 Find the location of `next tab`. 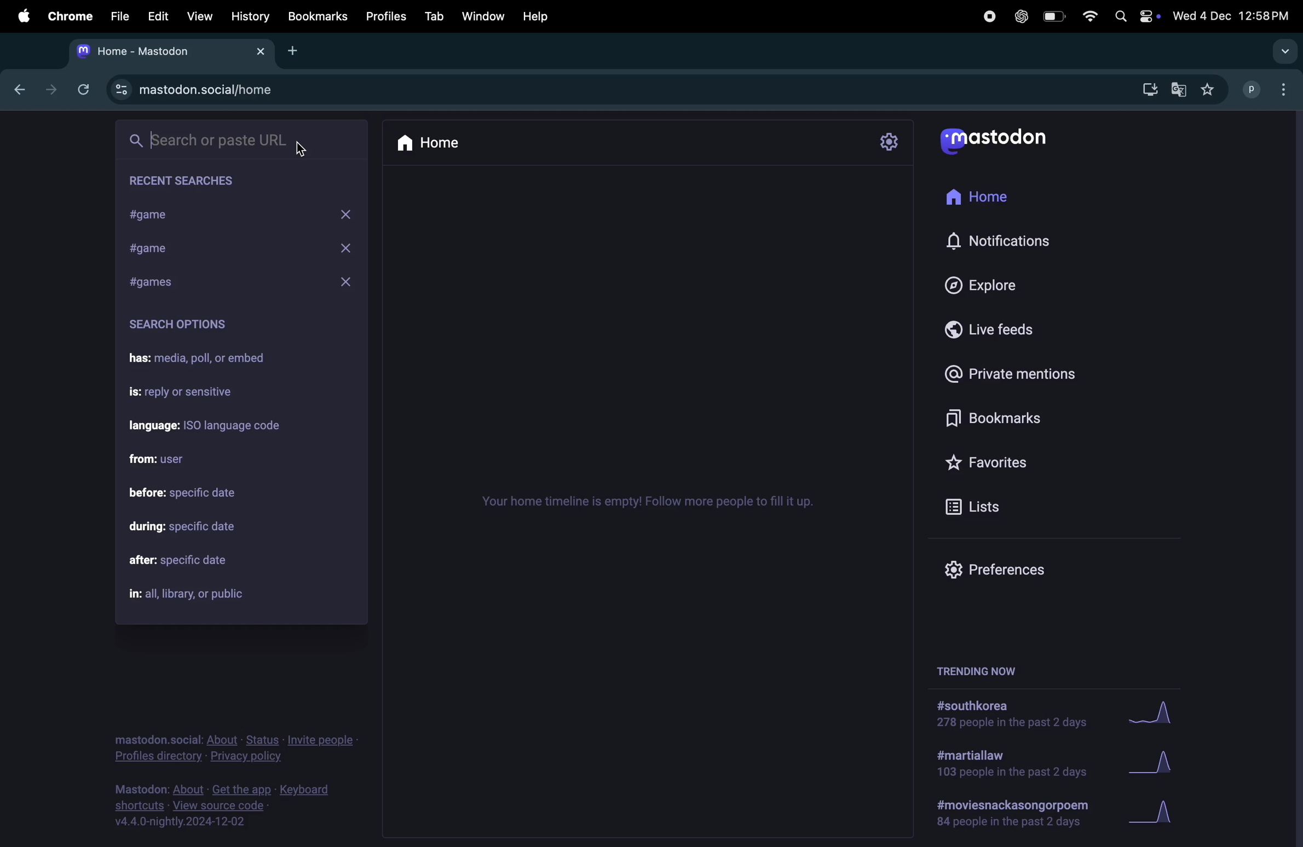

next tab is located at coordinates (51, 88).